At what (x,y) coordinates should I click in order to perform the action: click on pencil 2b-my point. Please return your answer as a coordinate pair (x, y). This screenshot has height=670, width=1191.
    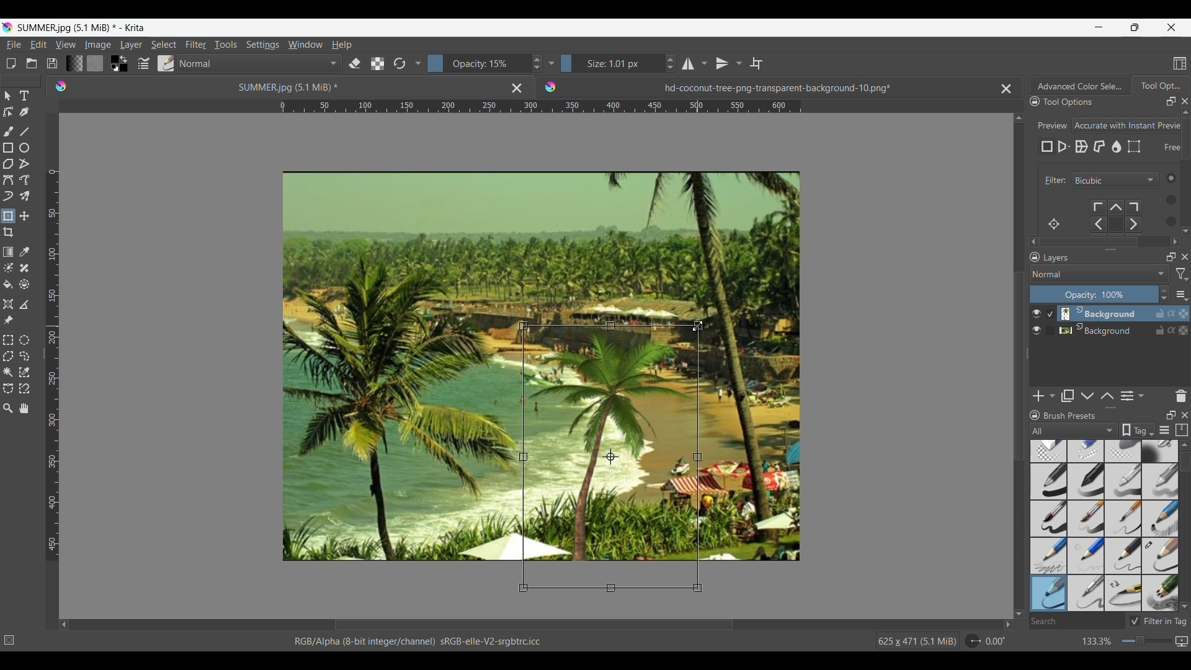
    Looking at the image, I should click on (1047, 555).